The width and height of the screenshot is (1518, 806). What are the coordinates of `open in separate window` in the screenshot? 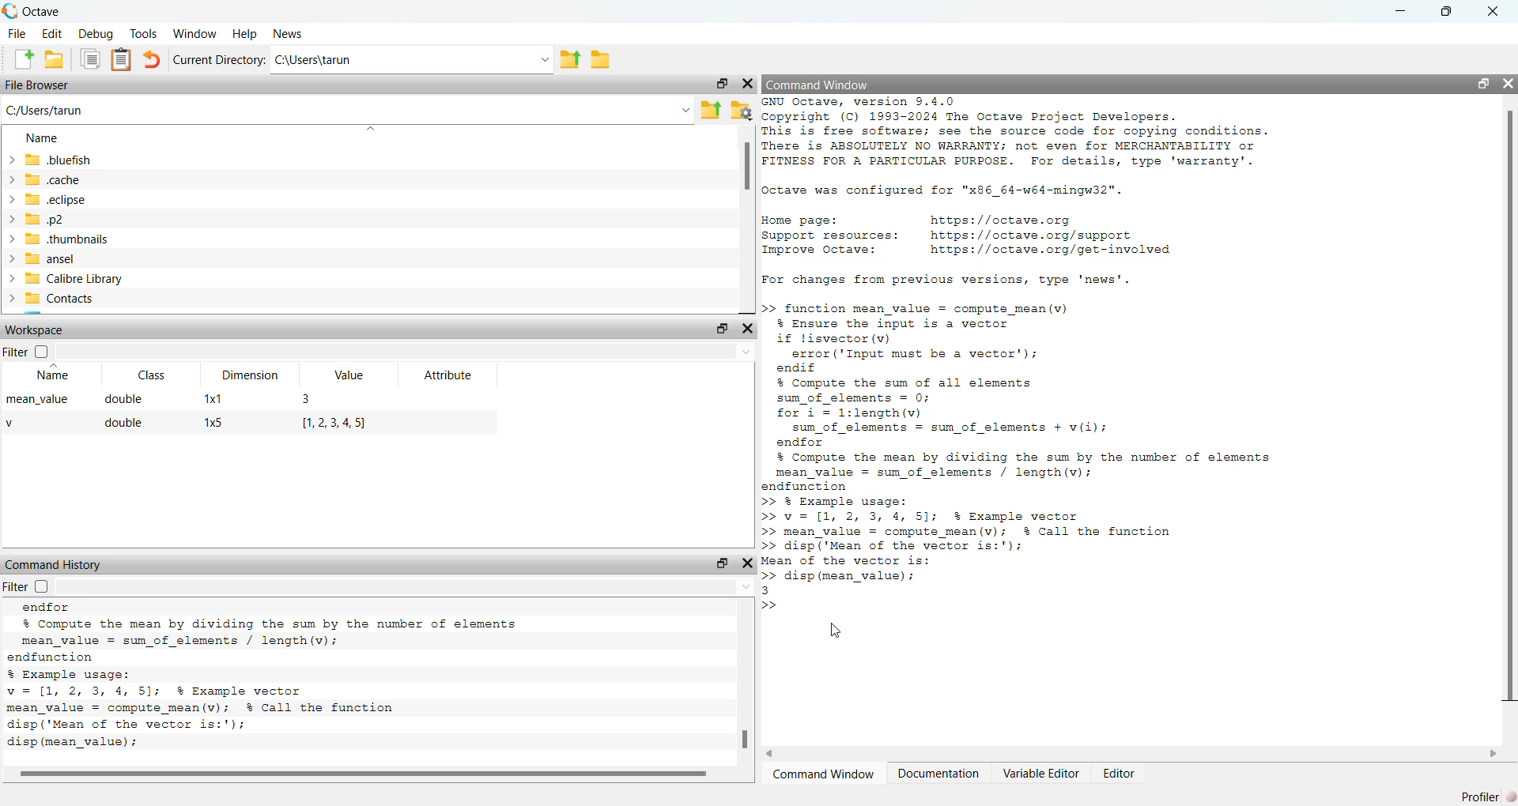 It's located at (723, 83).